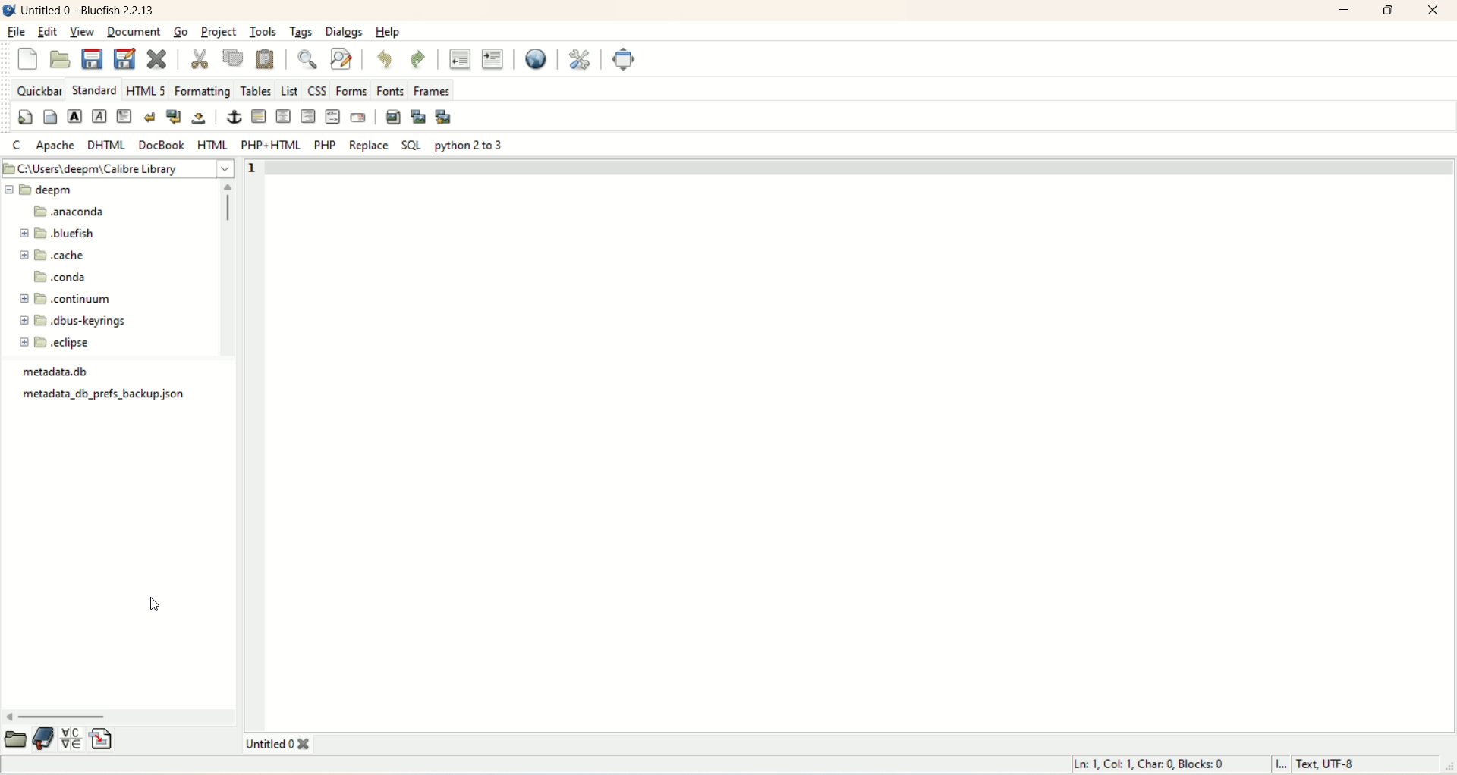  What do you see at coordinates (212, 143) in the screenshot?
I see `HTML` at bounding box center [212, 143].